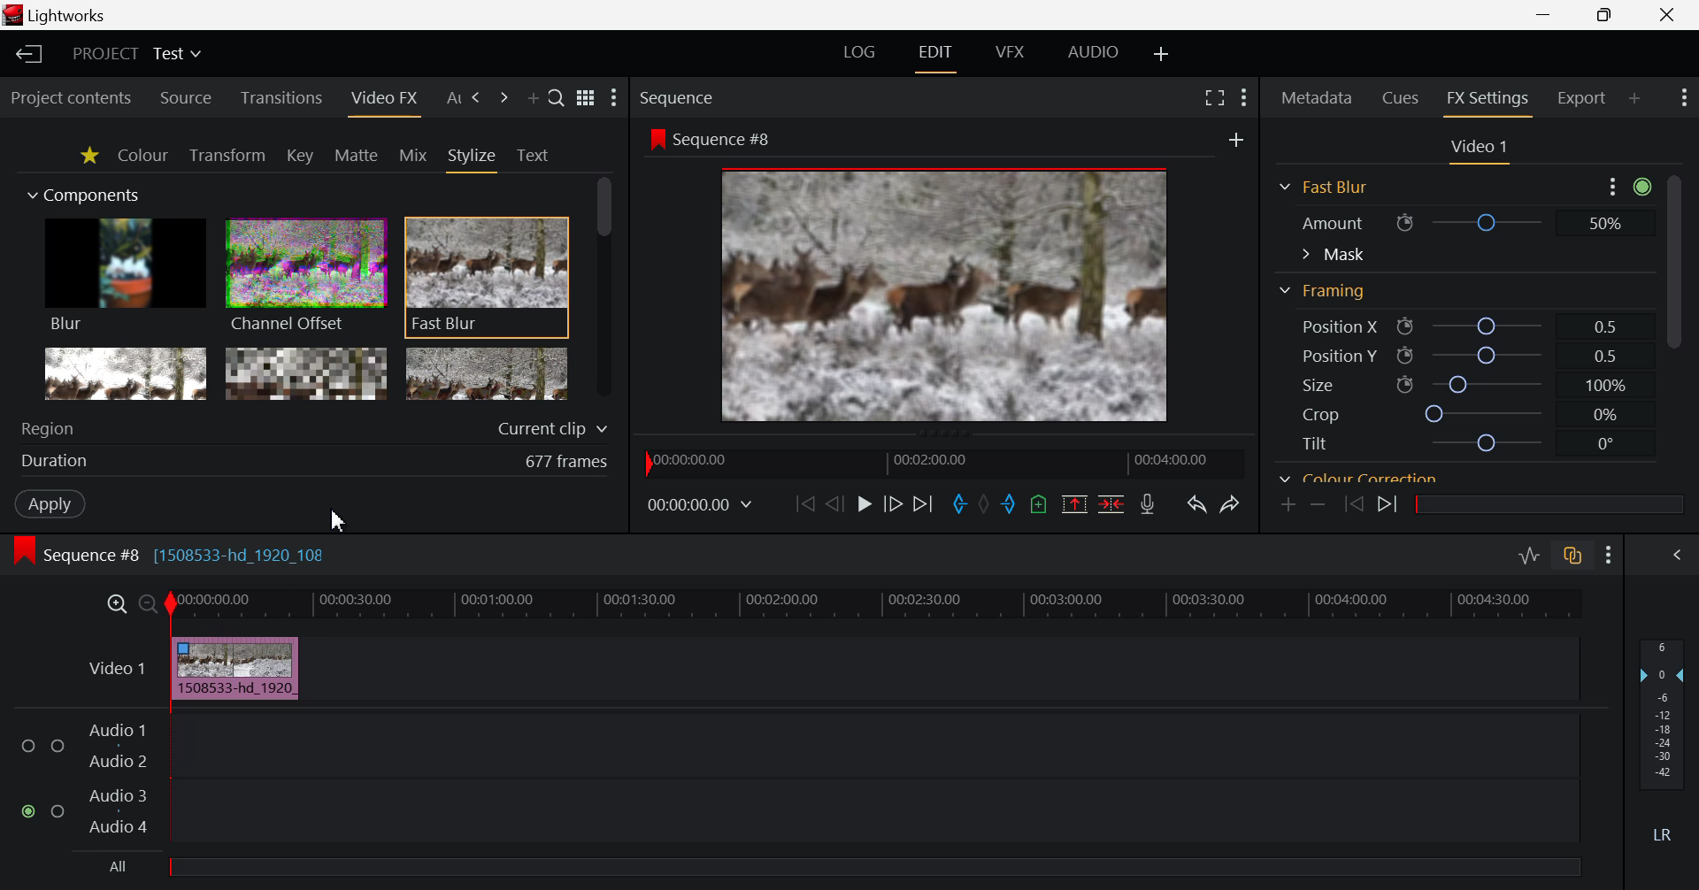 This screenshot has width=1699, height=890. What do you see at coordinates (1605, 187) in the screenshot?
I see `more options` at bounding box center [1605, 187].